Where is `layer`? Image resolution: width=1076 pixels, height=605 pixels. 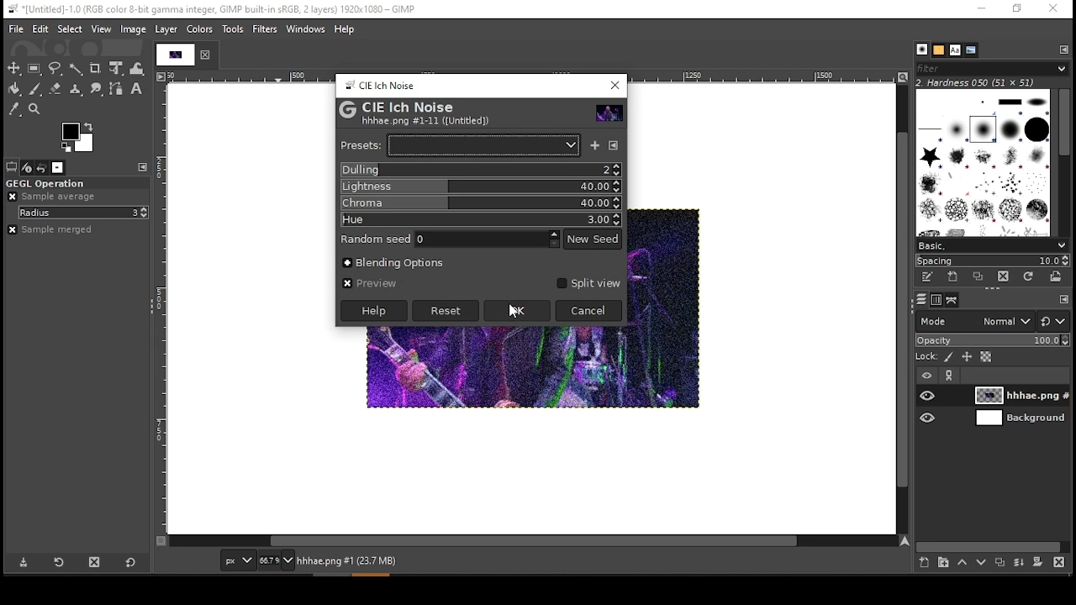 layer is located at coordinates (167, 30).